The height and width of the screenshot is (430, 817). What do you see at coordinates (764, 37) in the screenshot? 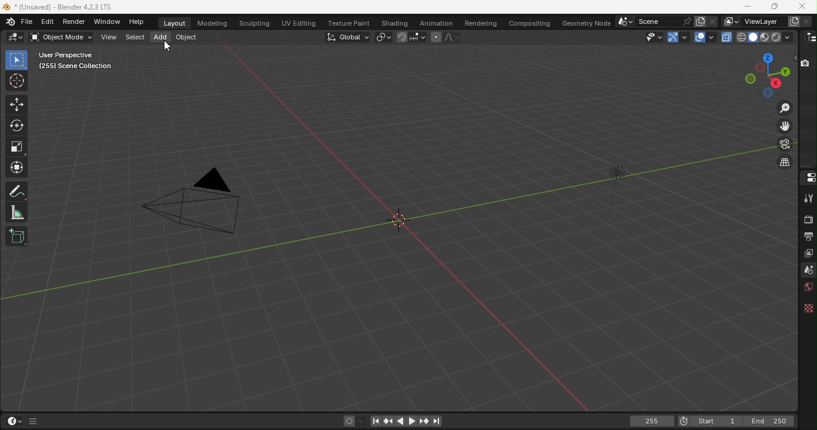
I see `Viewport shading: Material preview` at bounding box center [764, 37].